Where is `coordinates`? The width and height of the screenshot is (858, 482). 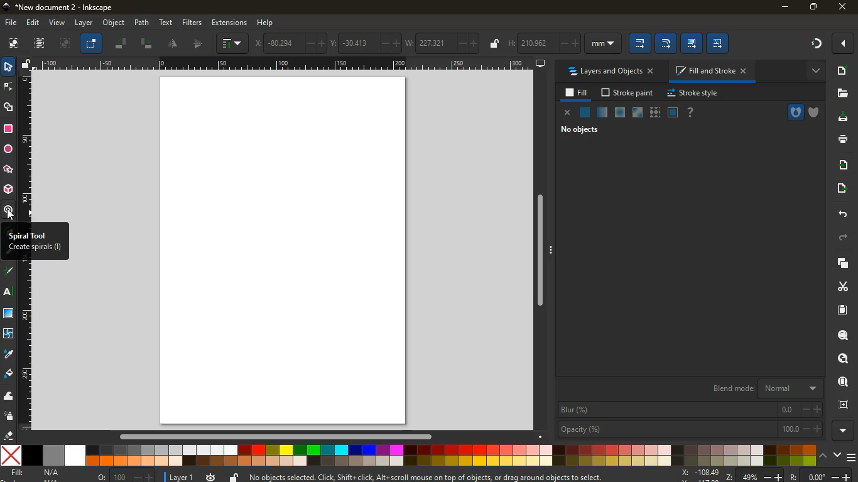
coordinates is located at coordinates (369, 43).